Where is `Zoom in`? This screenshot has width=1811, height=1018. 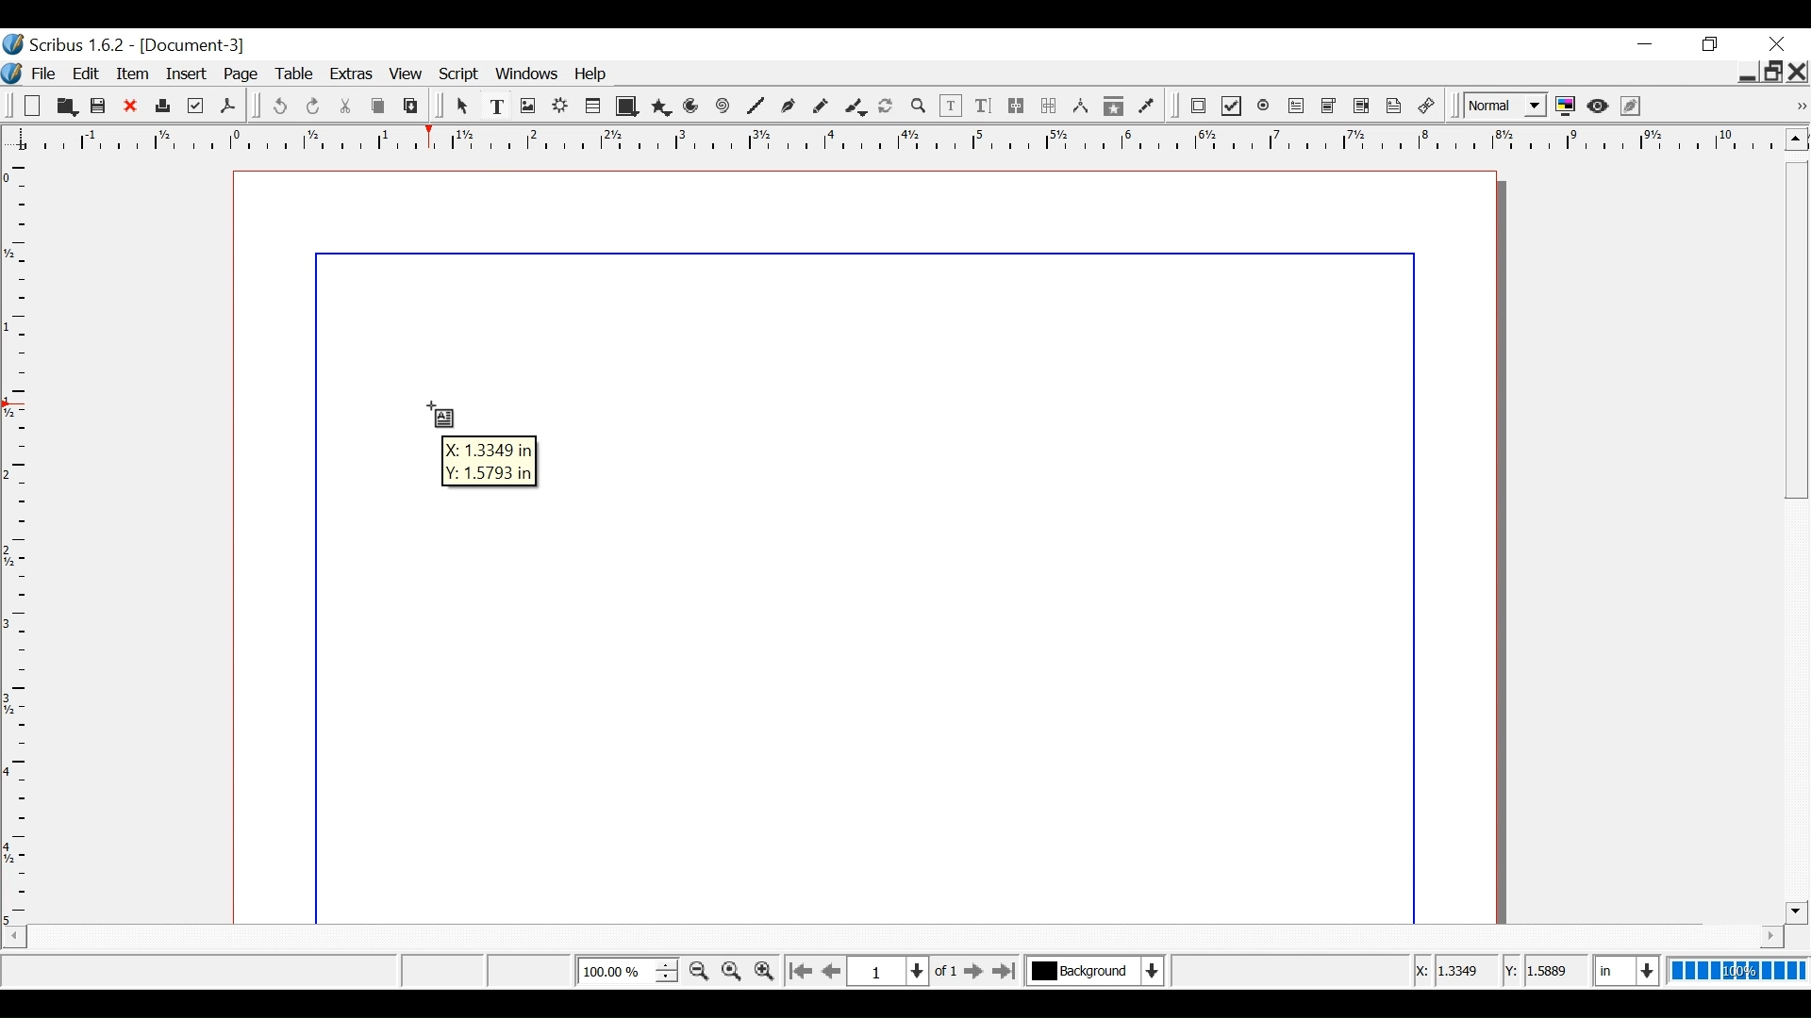
Zoom in is located at coordinates (766, 971).